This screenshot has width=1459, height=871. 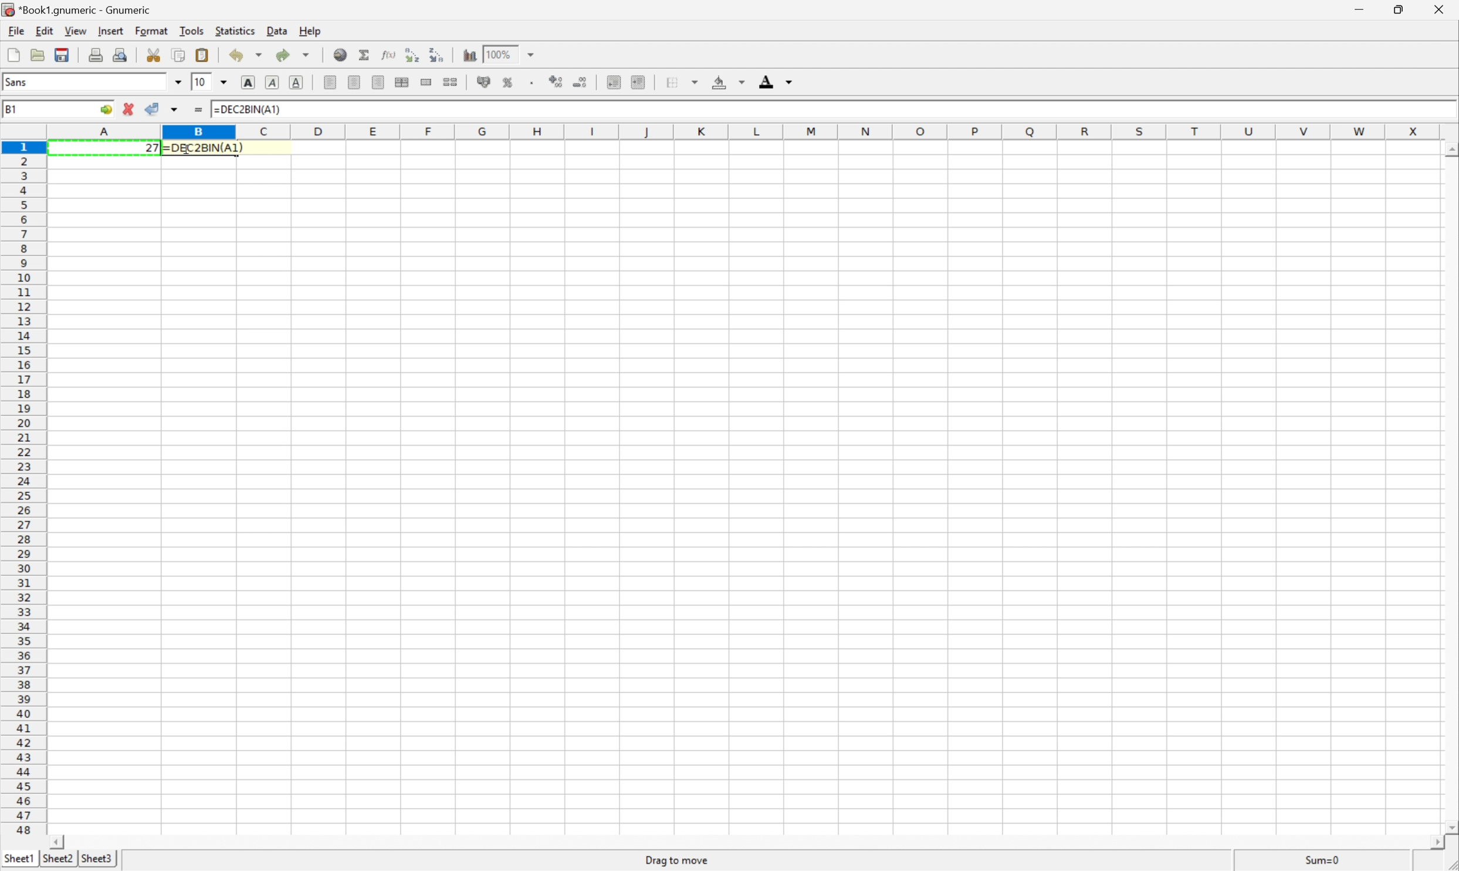 What do you see at coordinates (19, 859) in the screenshot?
I see `Sheet1` at bounding box center [19, 859].